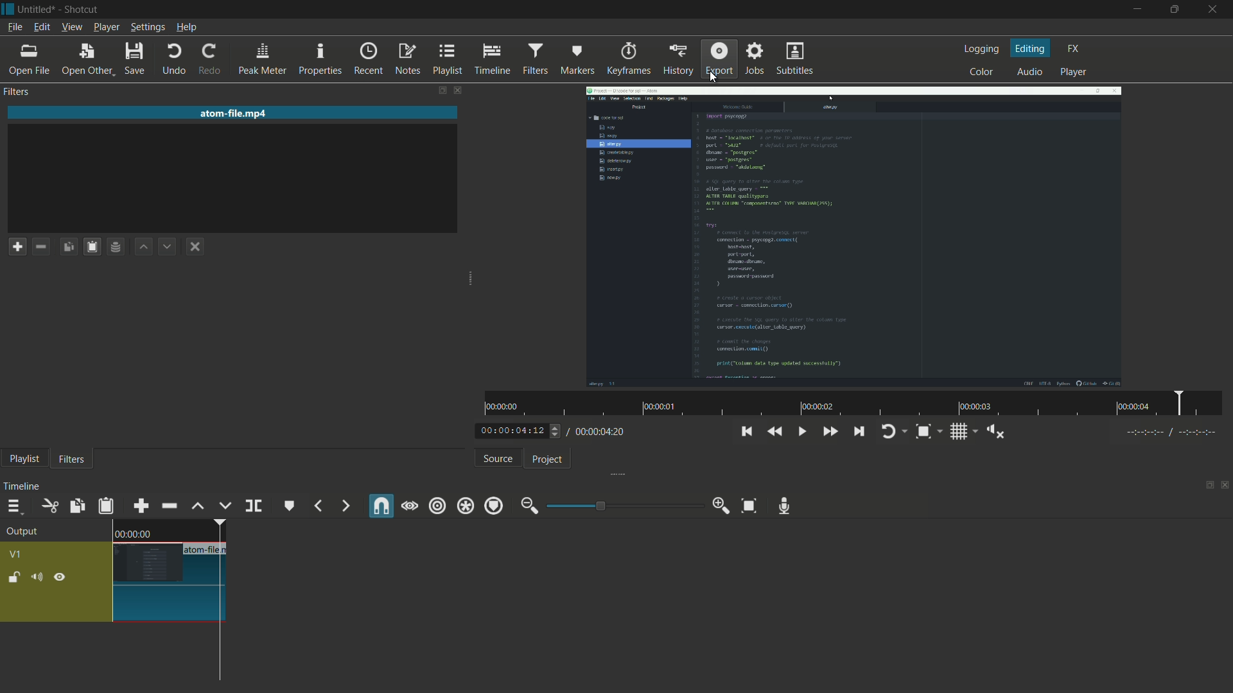 The width and height of the screenshot is (1233, 693). What do you see at coordinates (746, 432) in the screenshot?
I see `skip to the previous point` at bounding box center [746, 432].